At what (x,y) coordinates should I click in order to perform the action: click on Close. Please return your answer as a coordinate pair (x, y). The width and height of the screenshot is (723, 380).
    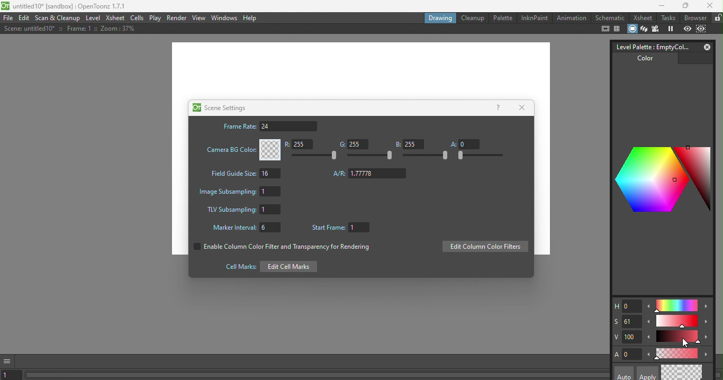
    Looking at the image, I should click on (705, 47).